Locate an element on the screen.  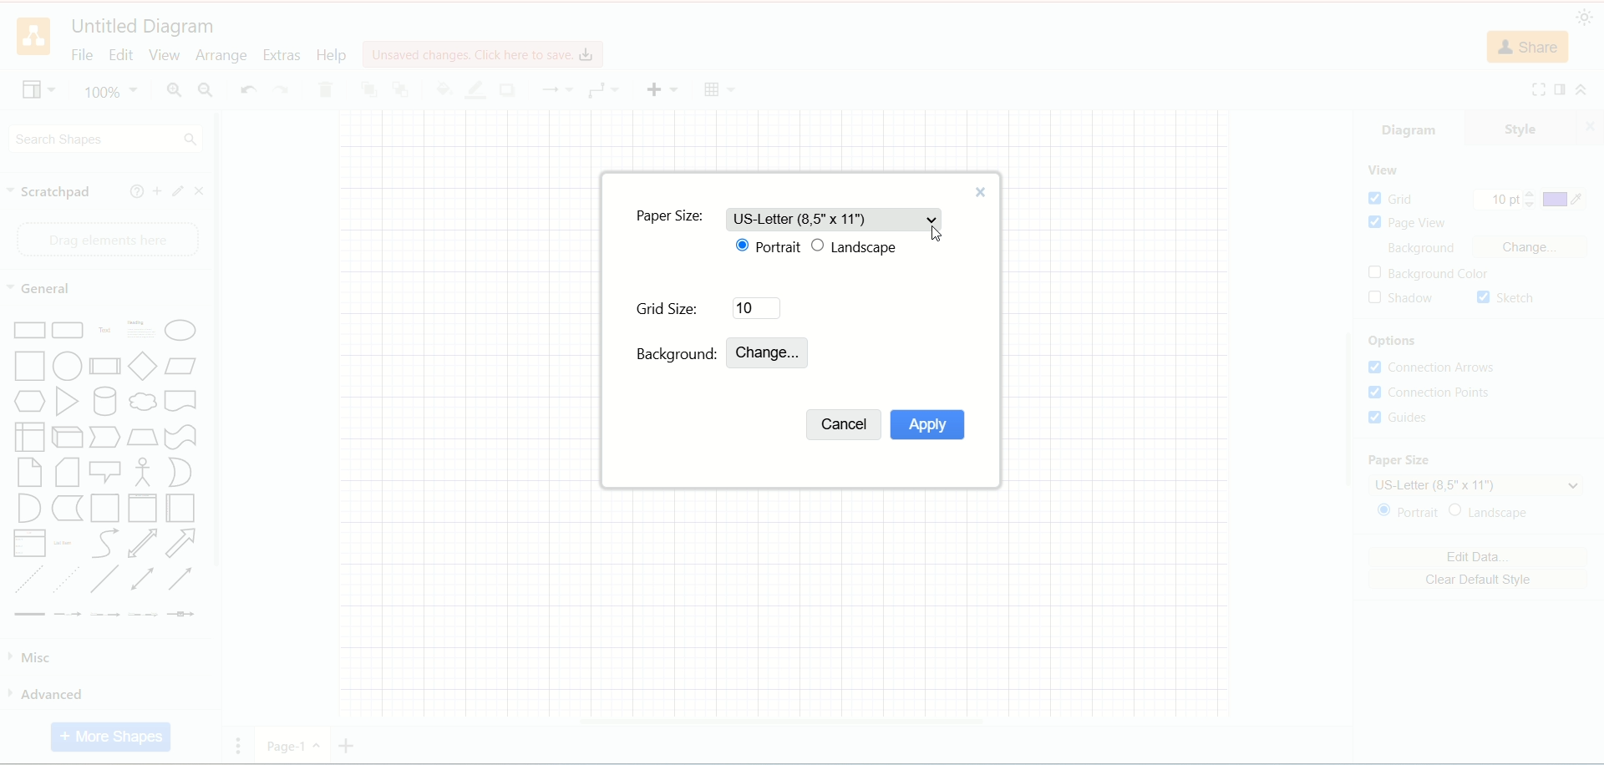
Pages is located at coordinates (242, 750).